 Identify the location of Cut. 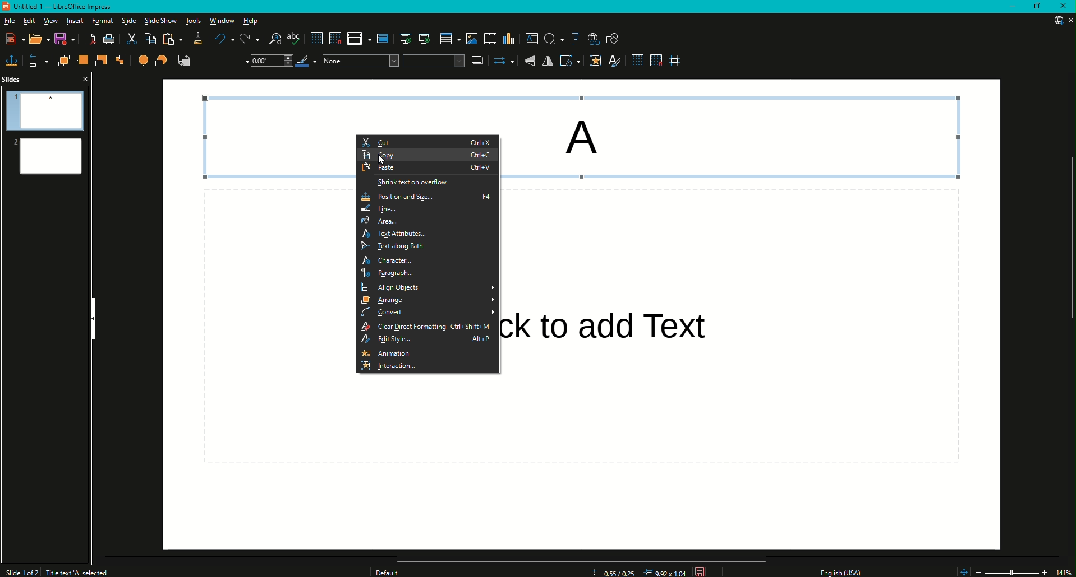
(129, 39).